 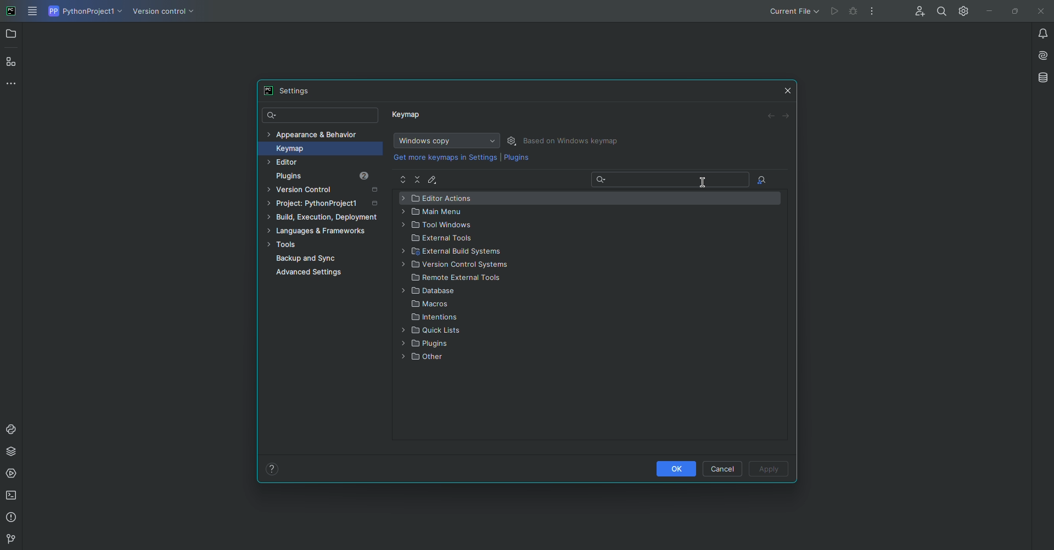 I want to click on Expand, so click(x=403, y=180).